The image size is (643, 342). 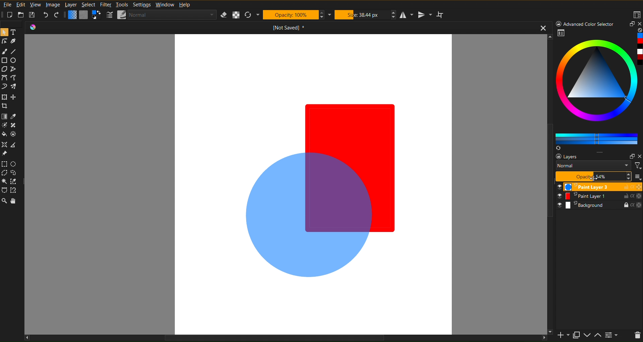 I want to click on Selection Tool, so click(x=4, y=164).